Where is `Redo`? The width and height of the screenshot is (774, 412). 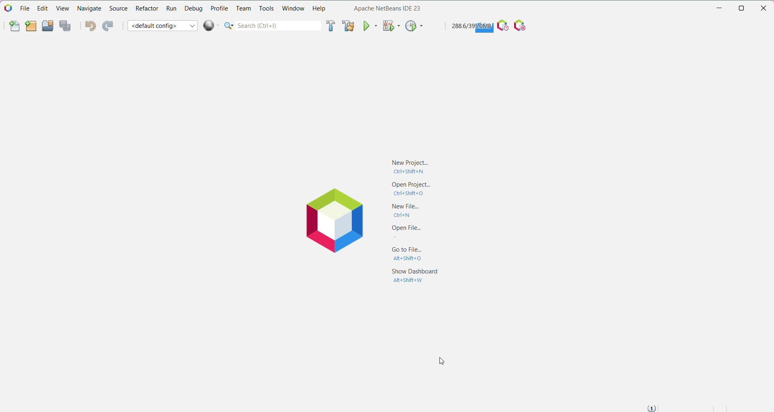
Redo is located at coordinates (109, 26).